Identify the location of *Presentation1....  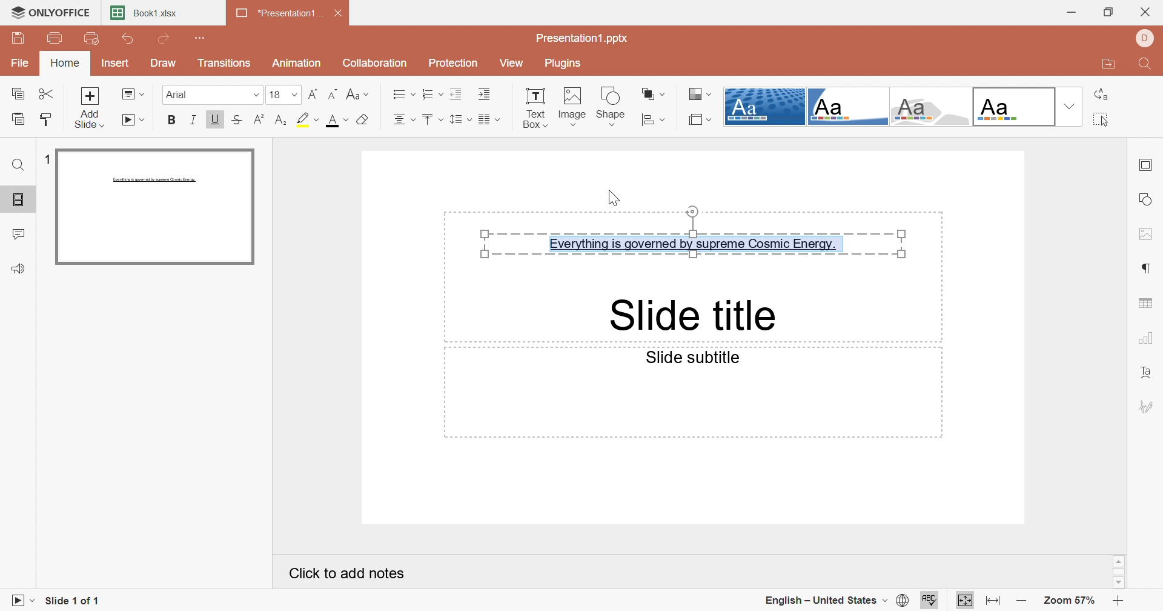
(280, 14).